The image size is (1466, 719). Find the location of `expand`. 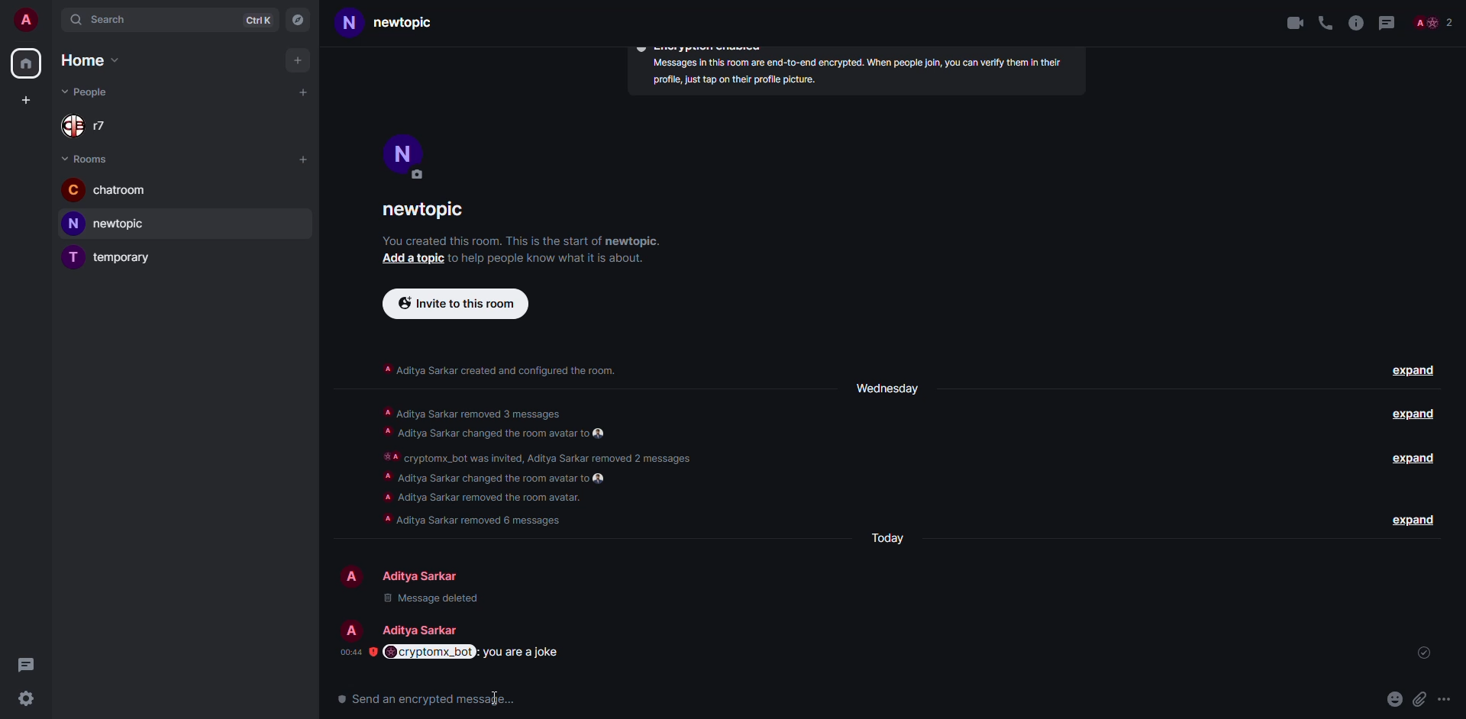

expand is located at coordinates (1416, 521).